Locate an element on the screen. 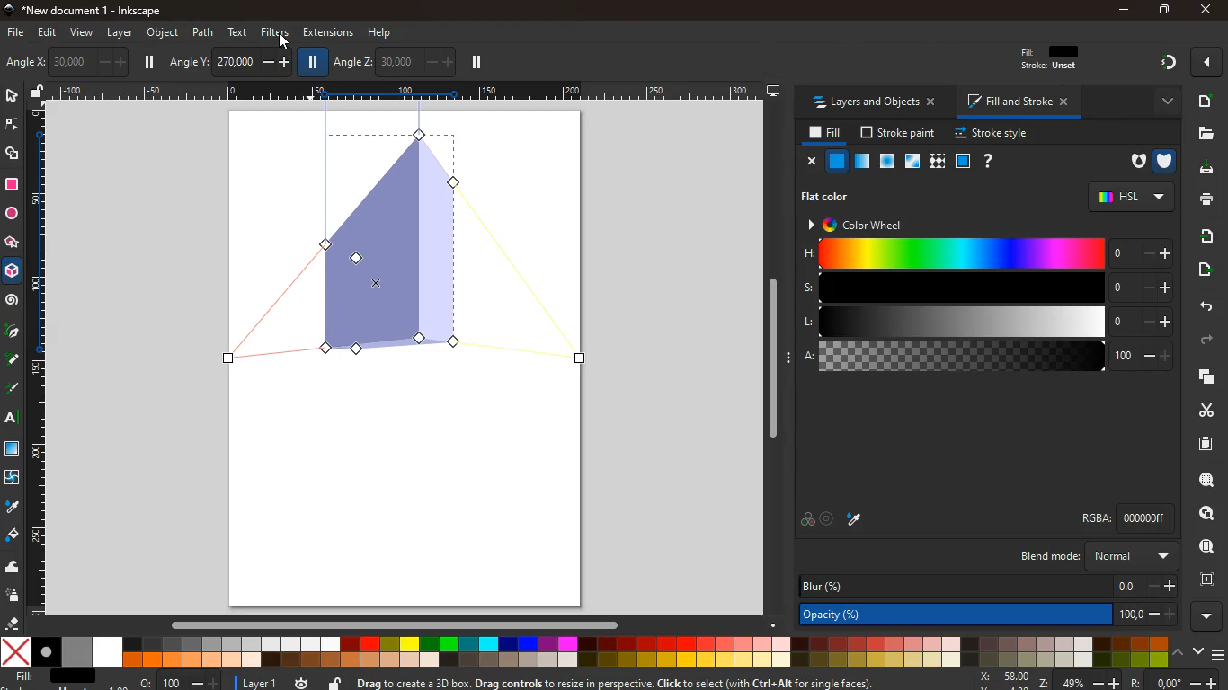 The height and width of the screenshot is (690, 1228). gradient is located at coordinates (1170, 63).